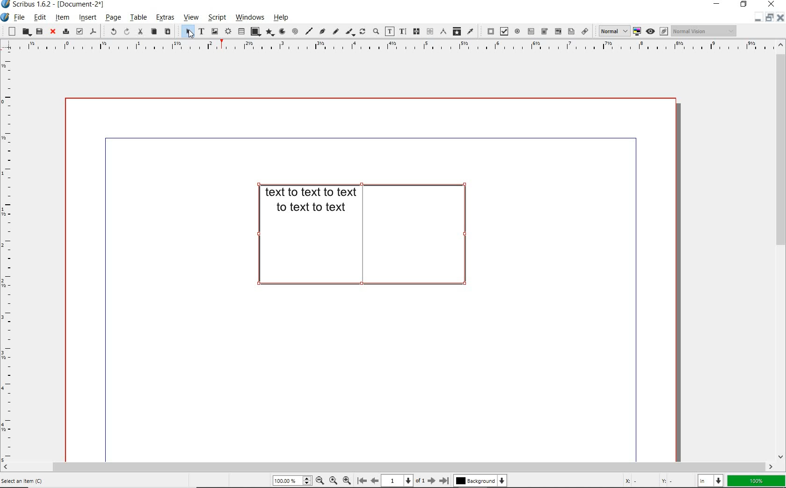 The image size is (786, 488). Describe the element at coordinates (320, 480) in the screenshot. I see `zoom out` at that location.